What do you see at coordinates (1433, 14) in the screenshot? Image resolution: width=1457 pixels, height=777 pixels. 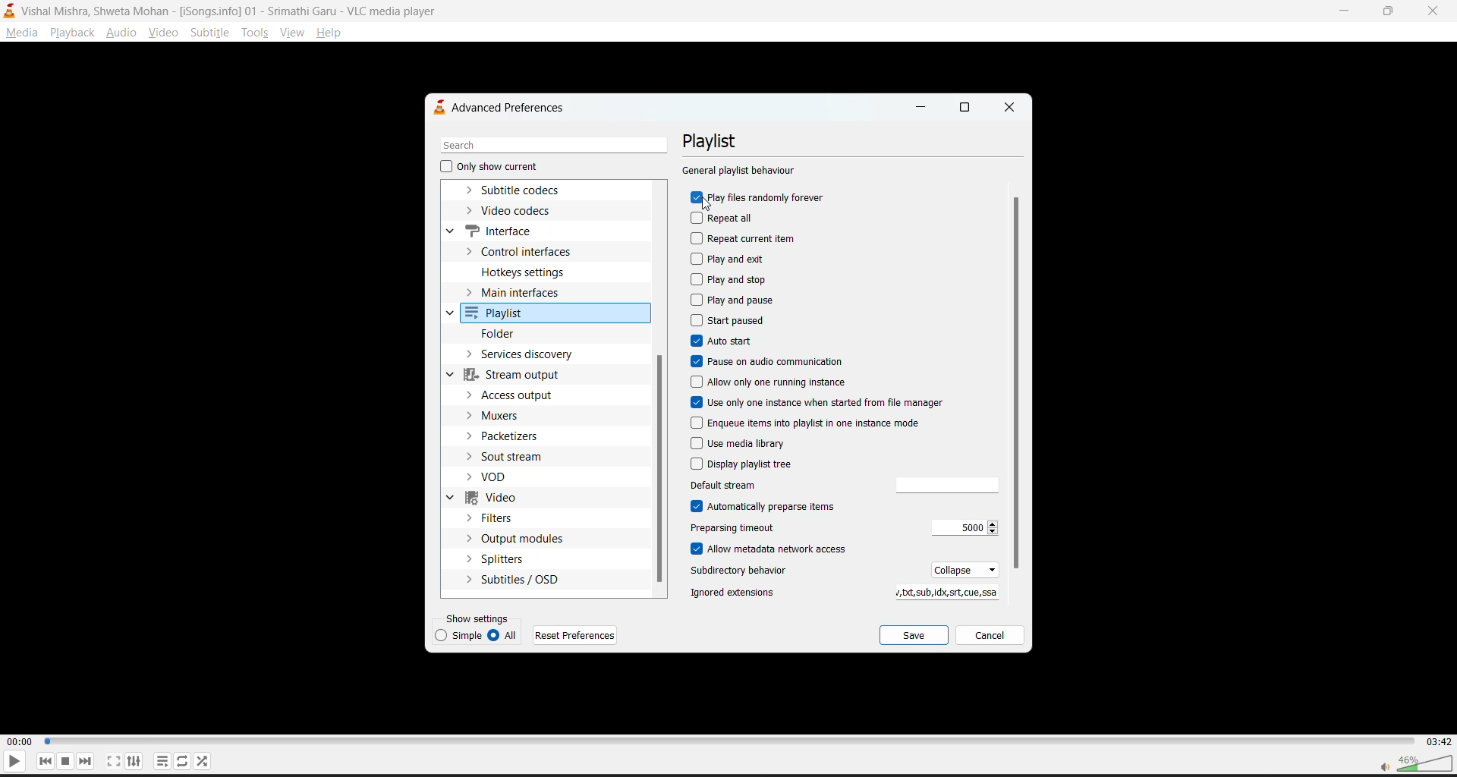 I see `close` at bounding box center [1433, 14].